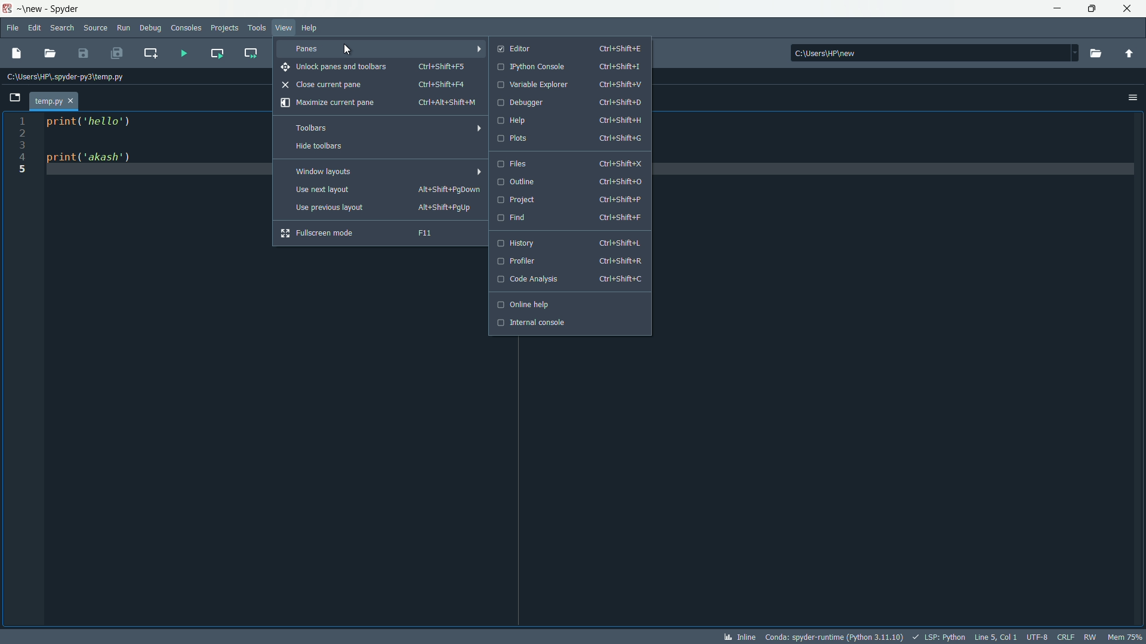 This screenshot has width=1146, height=644. What do you see at coordinates (570, 218) in the screenshot?
I see `find` at bounding box center [570, 218].